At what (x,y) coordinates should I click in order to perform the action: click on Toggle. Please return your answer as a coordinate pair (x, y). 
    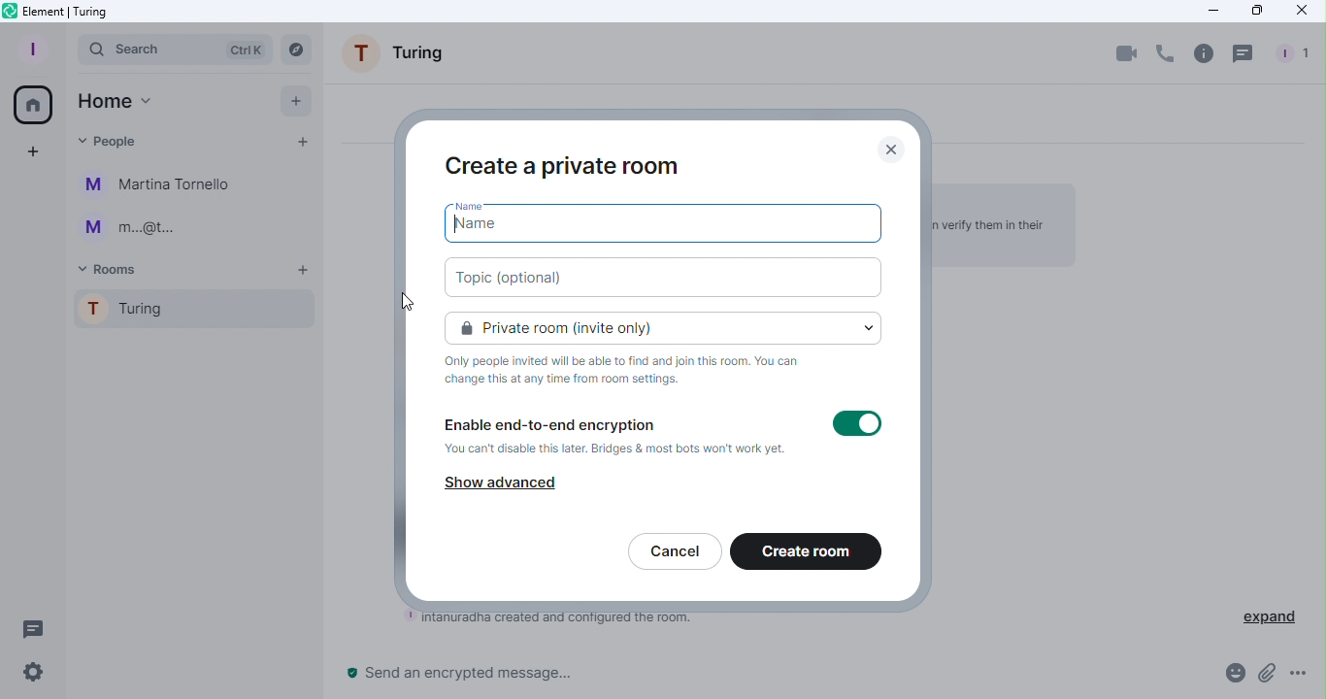
    Looking at the image, I should click on (857, 425).